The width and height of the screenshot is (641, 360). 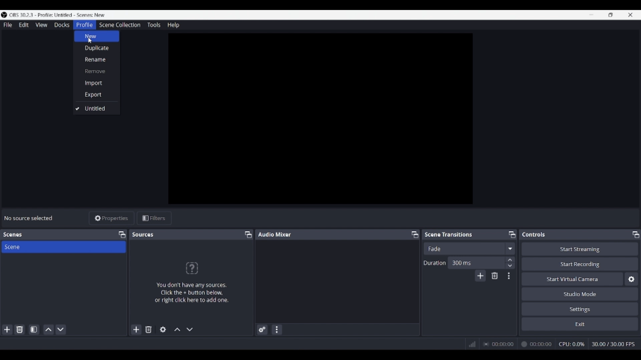 I want to click on Show interface in a smaller tab, so click(x=611, y=15).